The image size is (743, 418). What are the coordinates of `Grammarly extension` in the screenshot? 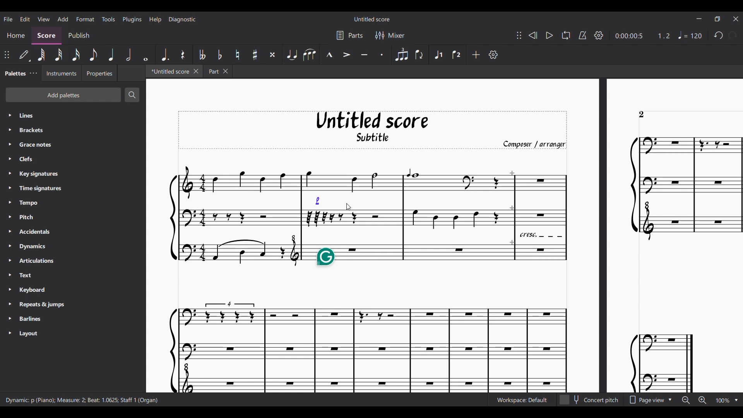 It's located at (325, 257).